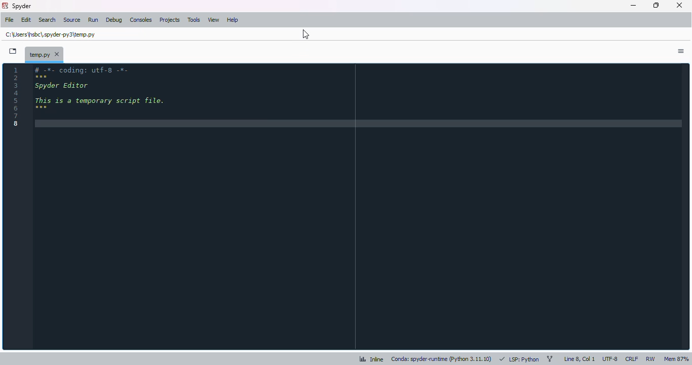  Describe the element at coordinates (550, 359) in the screenshot. I see `git branch` at that location.